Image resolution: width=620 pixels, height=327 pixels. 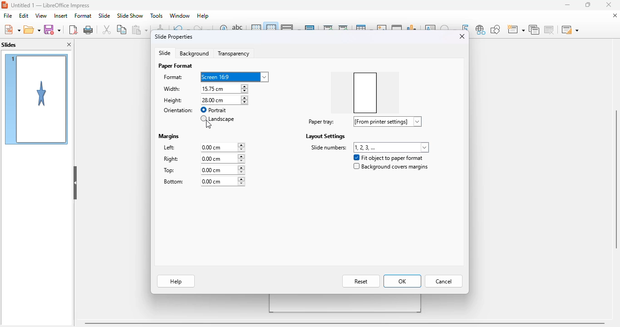 I want to click on tools, so click(x=157, y=15).